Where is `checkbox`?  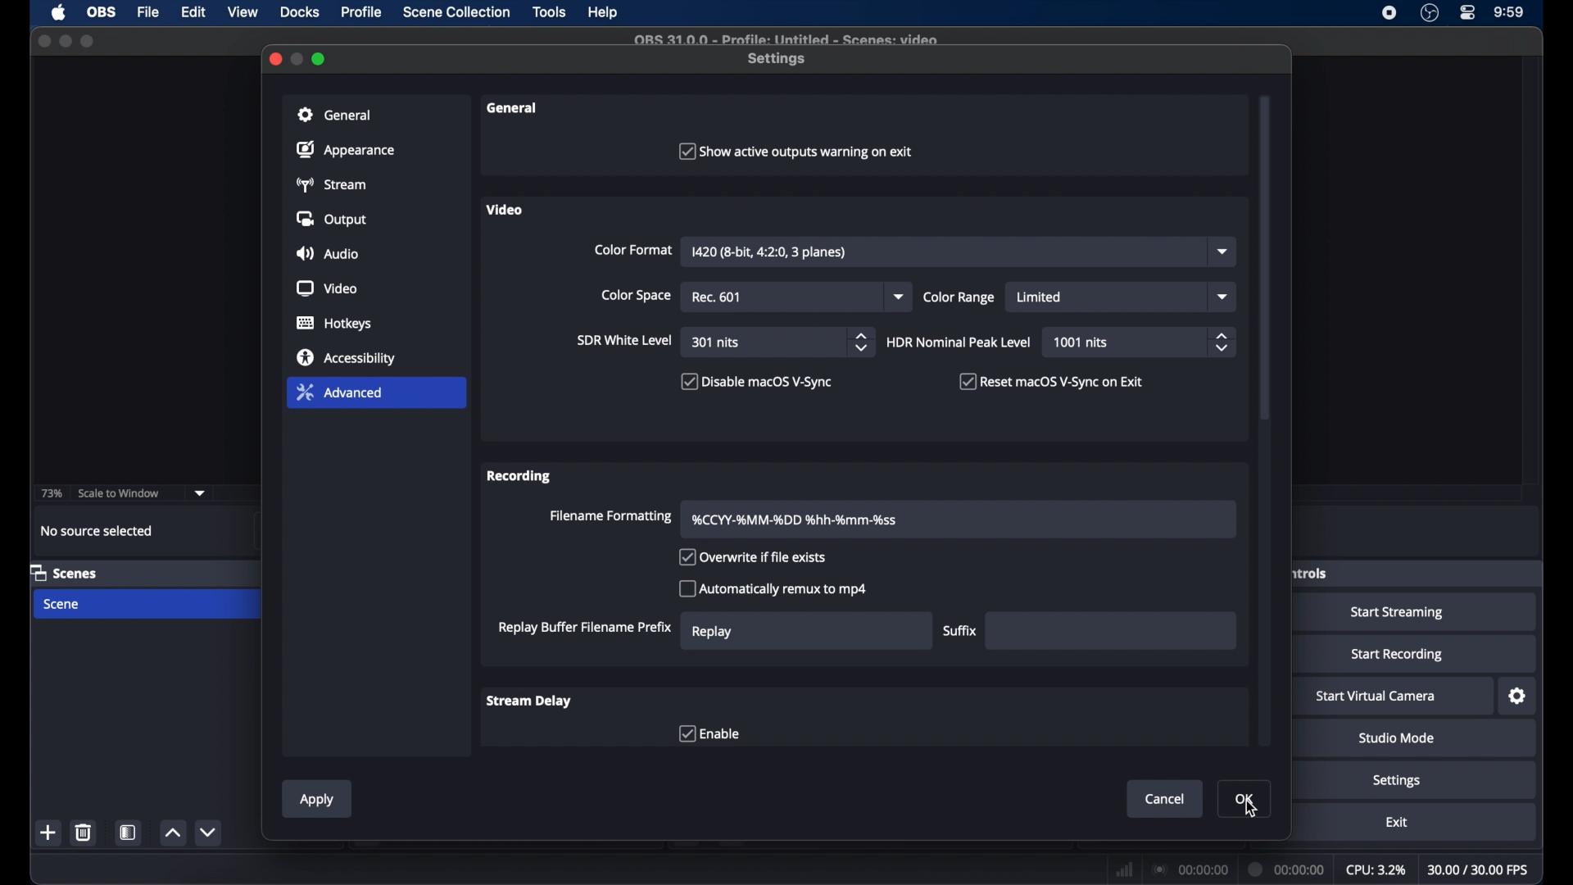 checkbox is located at coordinates (773, 588).